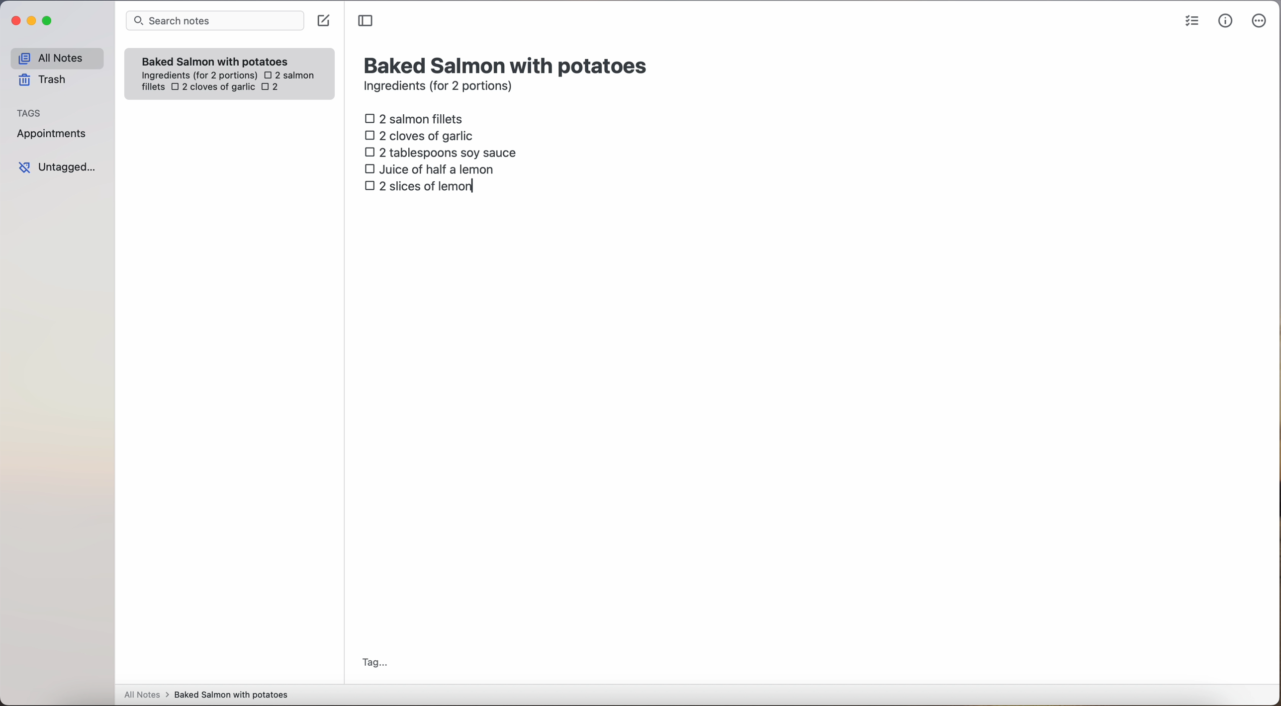  What do you see at coordinates (31, 22) in the screenshot?
I see `minimize Simplenote` at bounding box center [31, 22].